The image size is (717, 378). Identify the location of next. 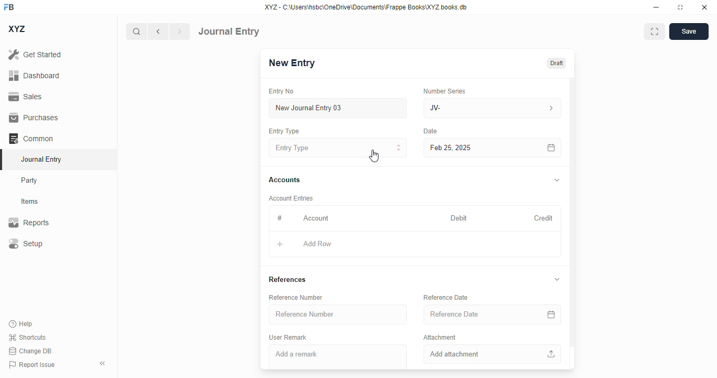
(180, 31).